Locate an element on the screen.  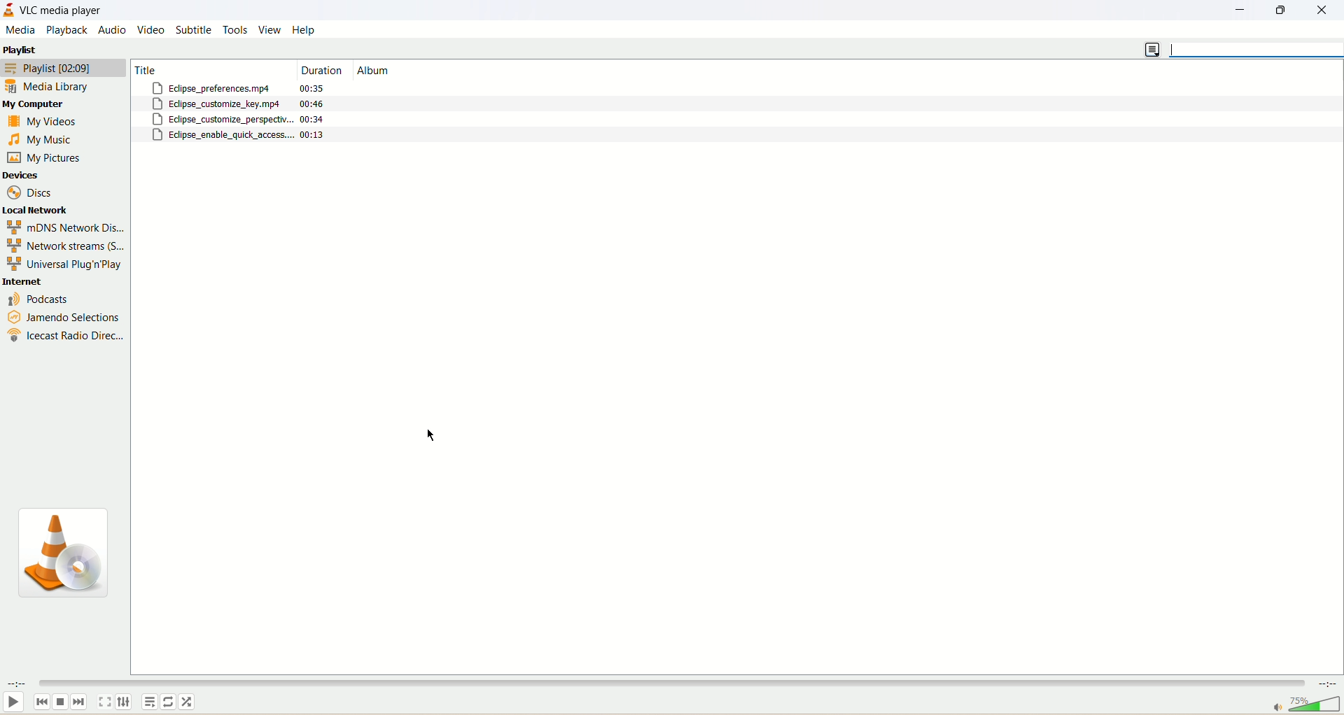
cursor is located at coordinates (433, 434).